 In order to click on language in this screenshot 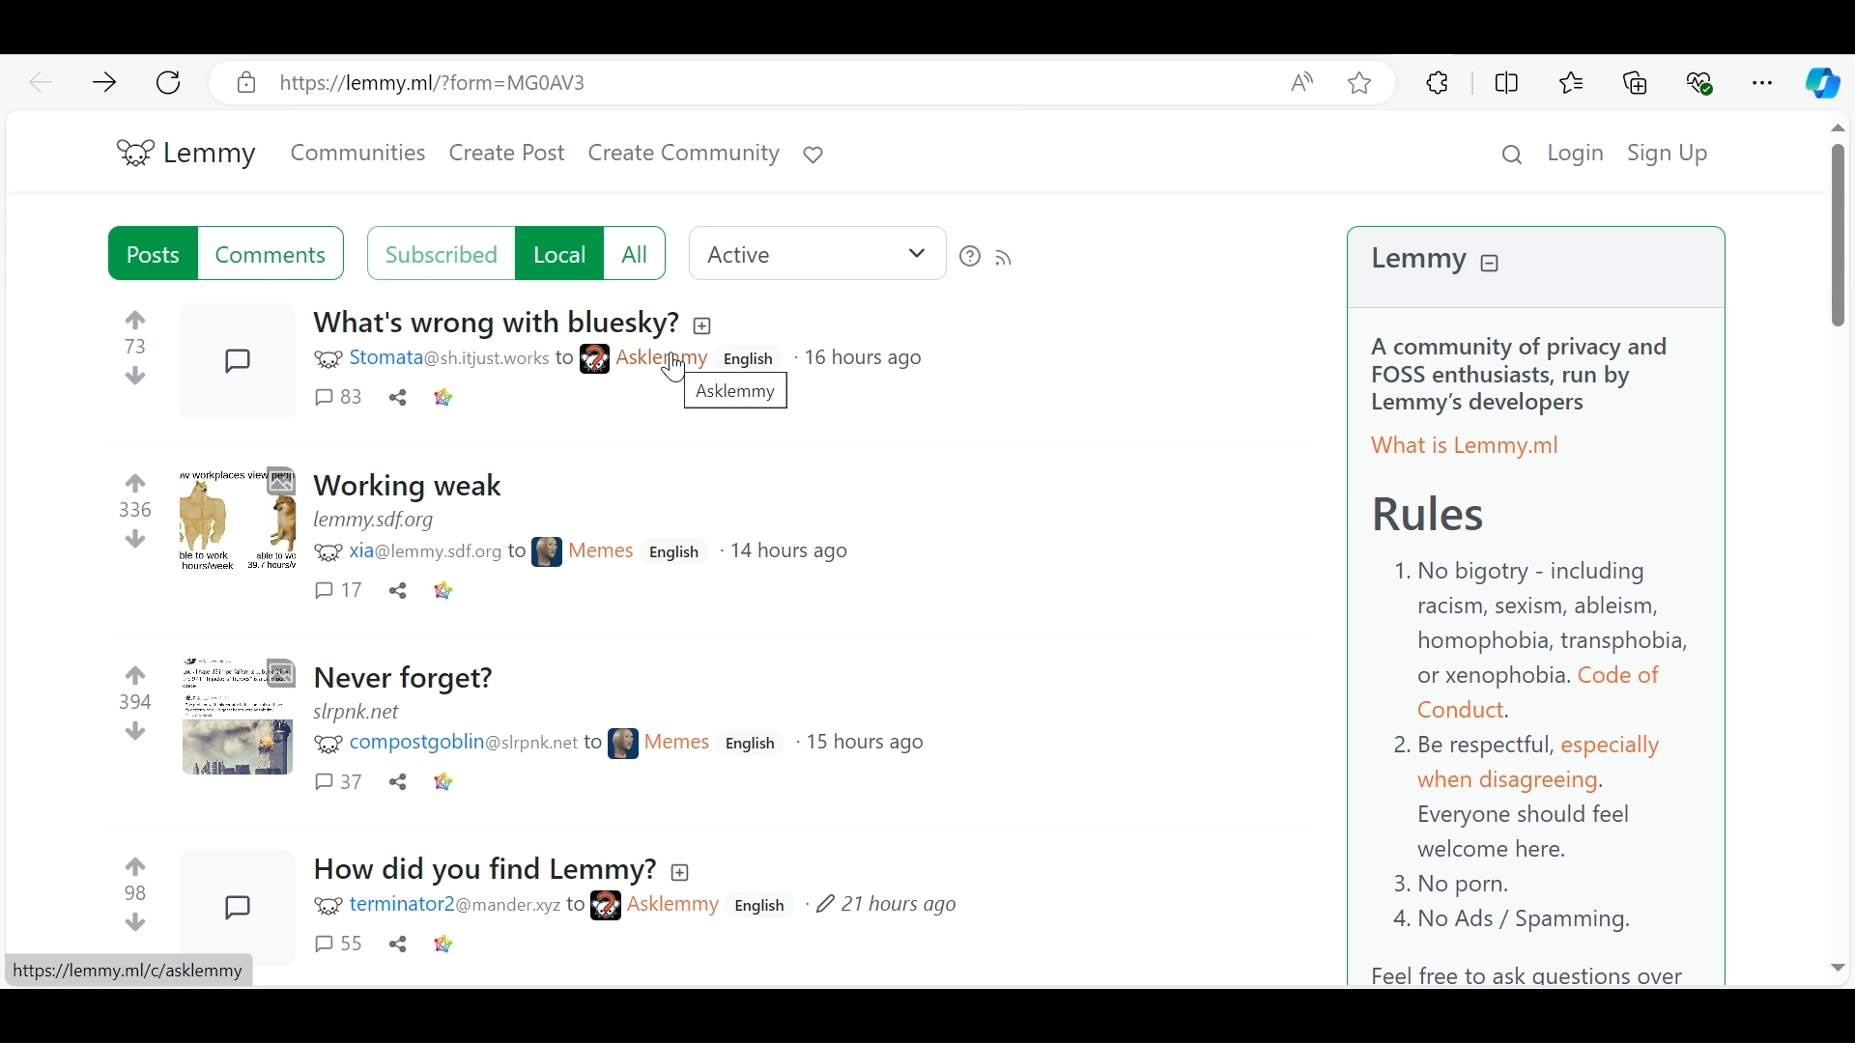, I will do `click(752, 744)`.